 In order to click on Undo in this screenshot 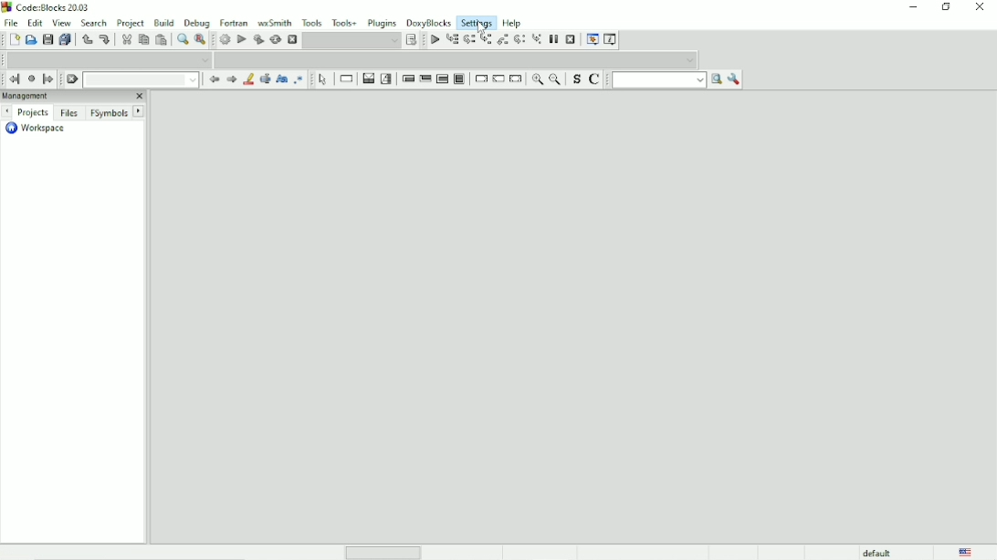, I will do `click(86, 39)`.